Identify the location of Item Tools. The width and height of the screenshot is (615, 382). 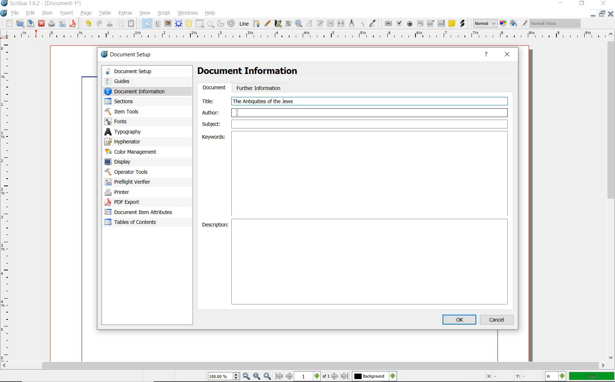
(139, 111).